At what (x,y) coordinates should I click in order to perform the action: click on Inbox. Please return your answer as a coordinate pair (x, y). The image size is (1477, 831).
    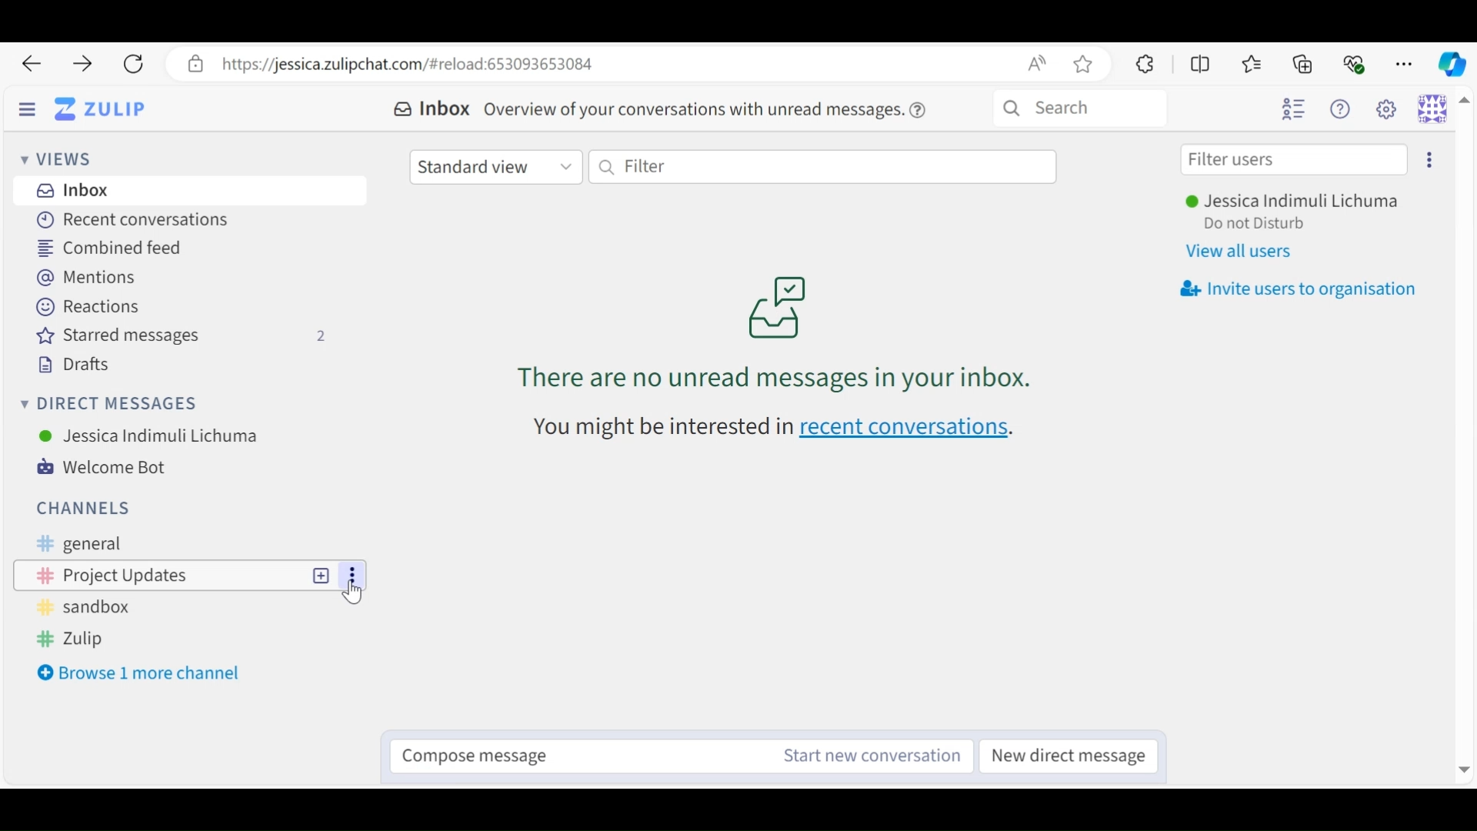
    Looking at the image, I should click on (72, 190).